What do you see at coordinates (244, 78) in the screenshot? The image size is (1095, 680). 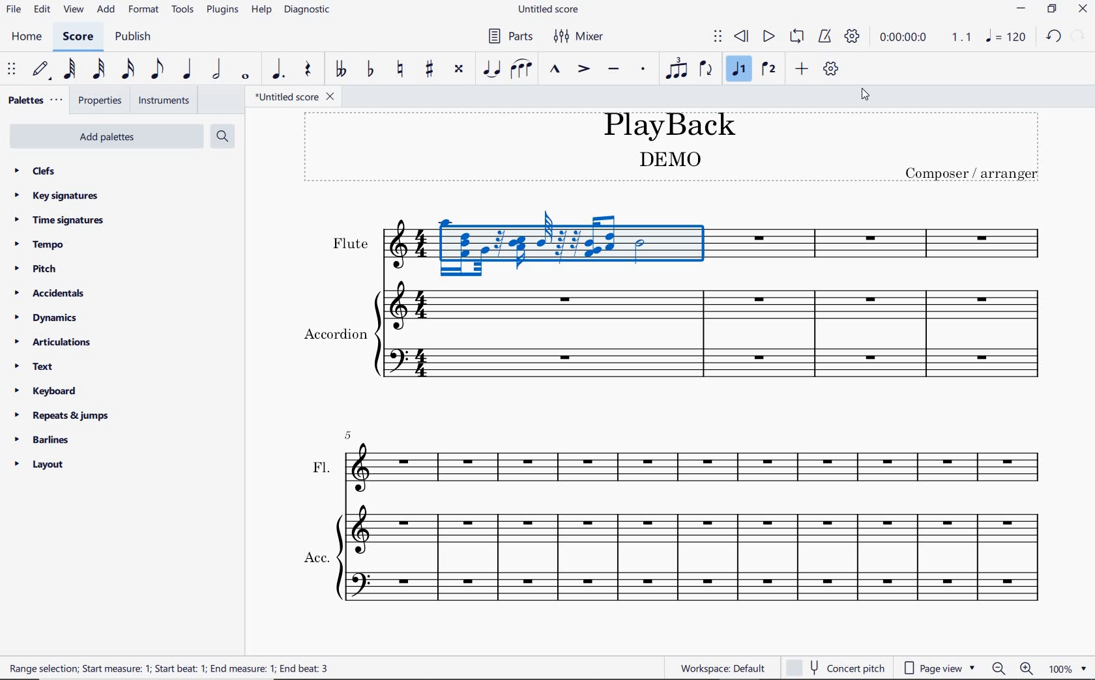 I see `whole note` at bounding box center [244, 78].